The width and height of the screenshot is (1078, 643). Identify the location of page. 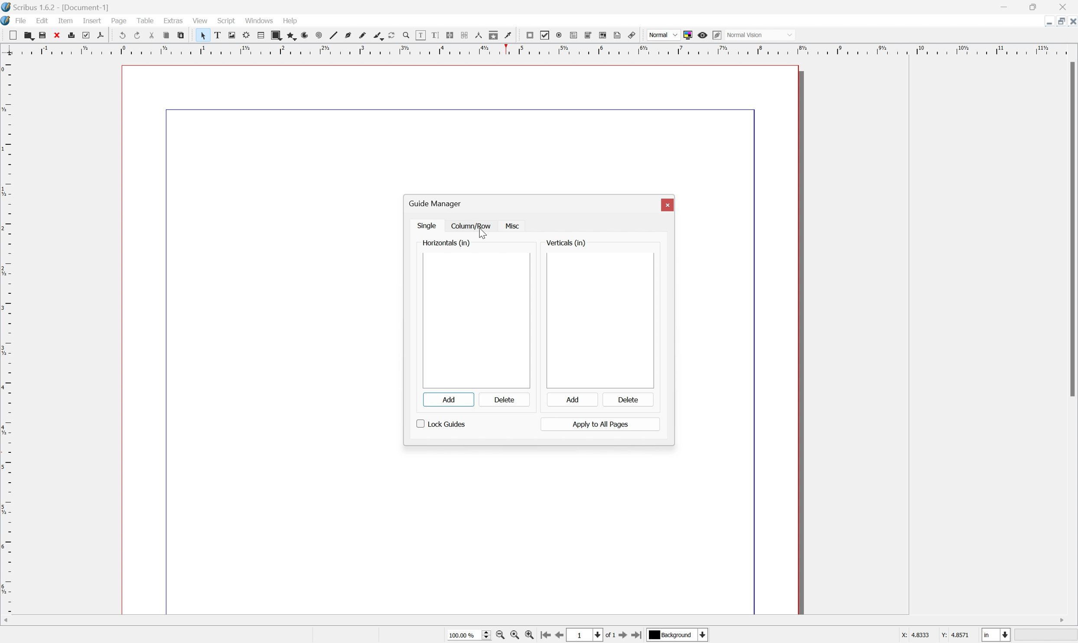
(119, 21).